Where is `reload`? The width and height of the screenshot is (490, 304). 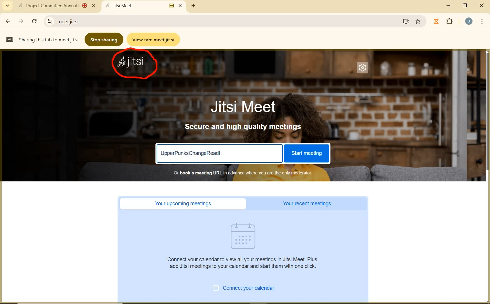
reload is located at coordinates (34, 20).